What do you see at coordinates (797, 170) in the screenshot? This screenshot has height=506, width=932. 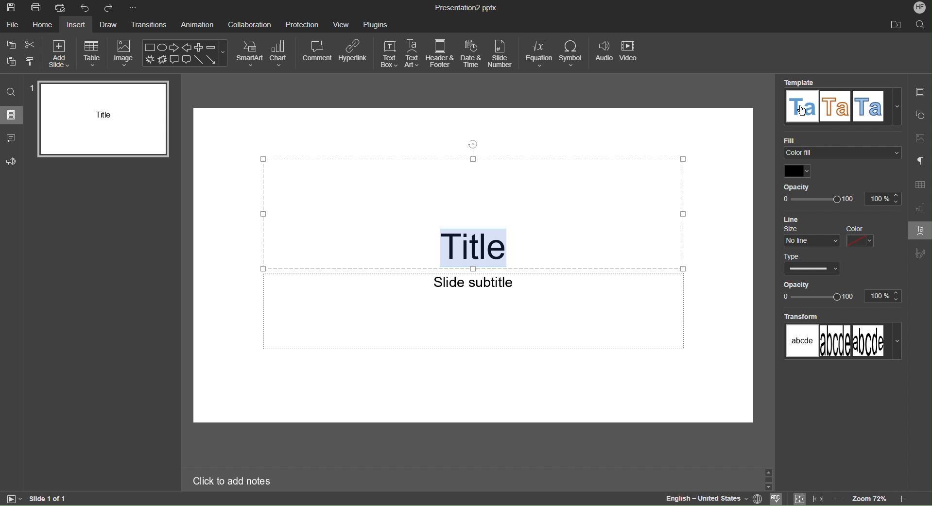 I see `Color` at bounding box center [797, 170].